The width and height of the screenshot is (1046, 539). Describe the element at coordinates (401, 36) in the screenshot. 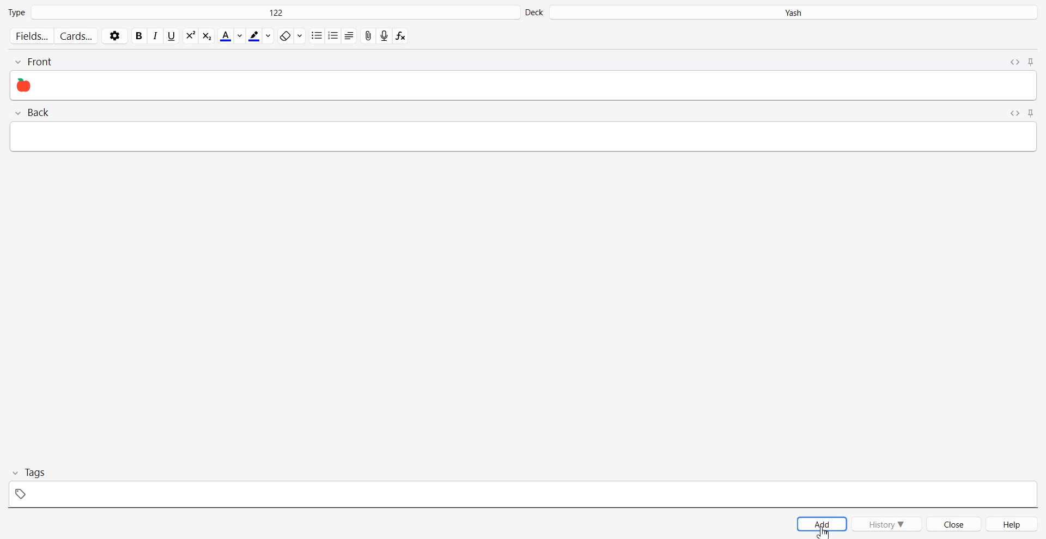

I see `Equation` at that location.